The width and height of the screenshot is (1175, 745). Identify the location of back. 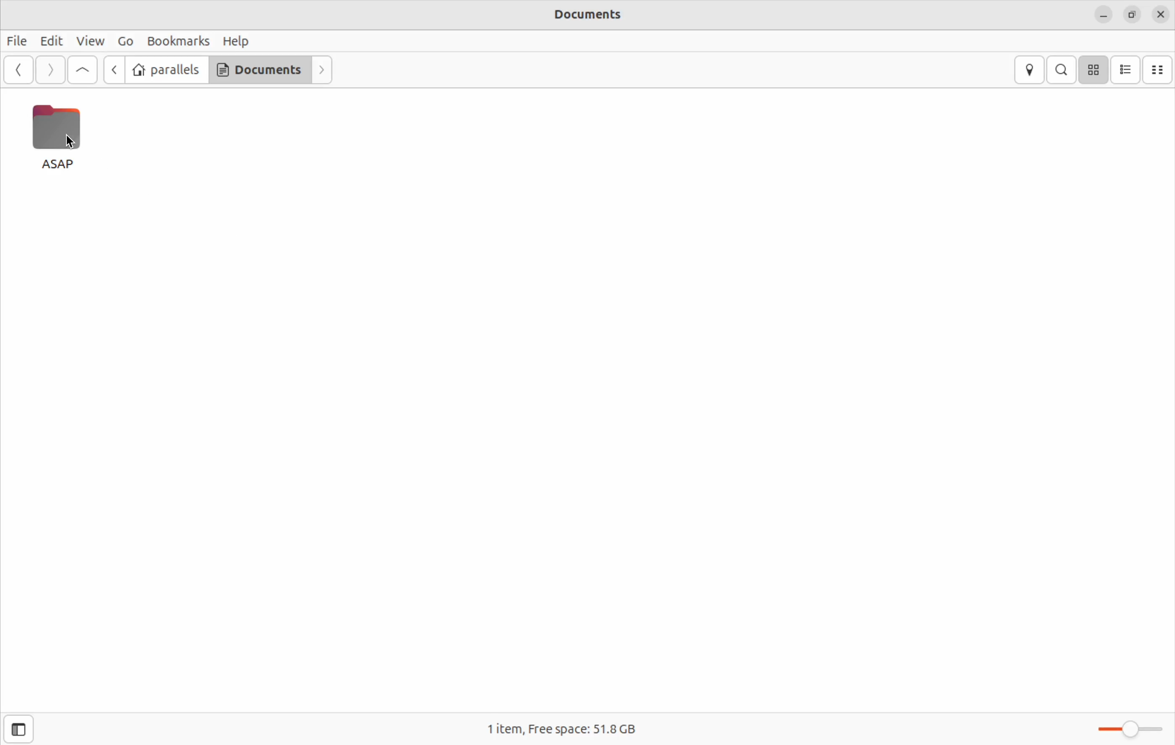
(113, 70).